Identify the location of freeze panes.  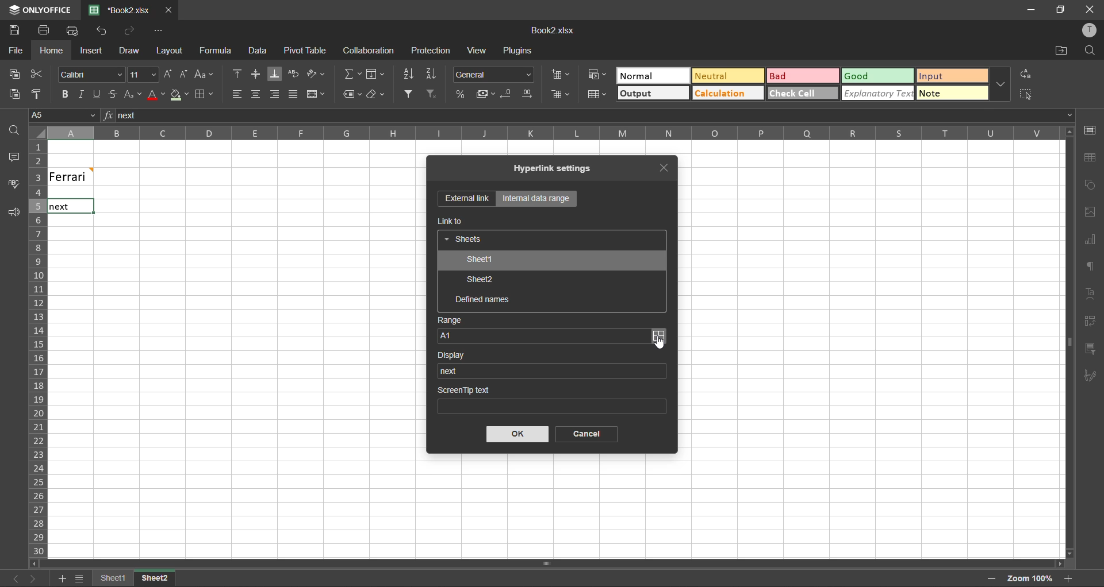
(110, 578).